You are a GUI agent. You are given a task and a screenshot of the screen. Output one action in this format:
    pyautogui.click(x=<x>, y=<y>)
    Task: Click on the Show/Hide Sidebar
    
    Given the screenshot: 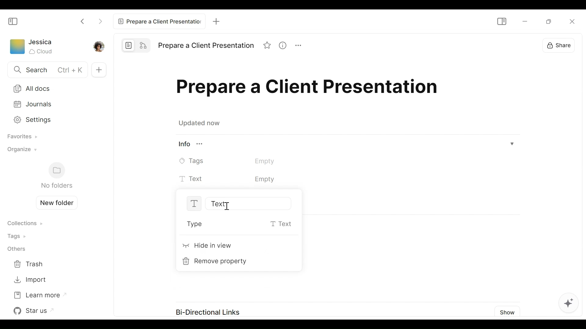 What is the action you would take?
    pyautogui.click(x=13, y=21)
    